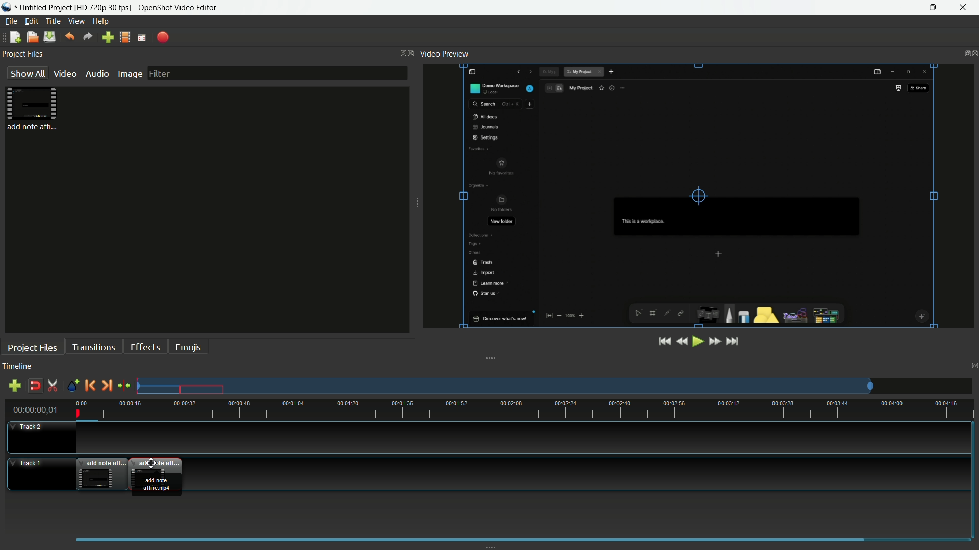 This screenshot has width=979, height=550. Describe the element at coordinates (142, 37) in the screenshot. I see `fullscreen` at that location.